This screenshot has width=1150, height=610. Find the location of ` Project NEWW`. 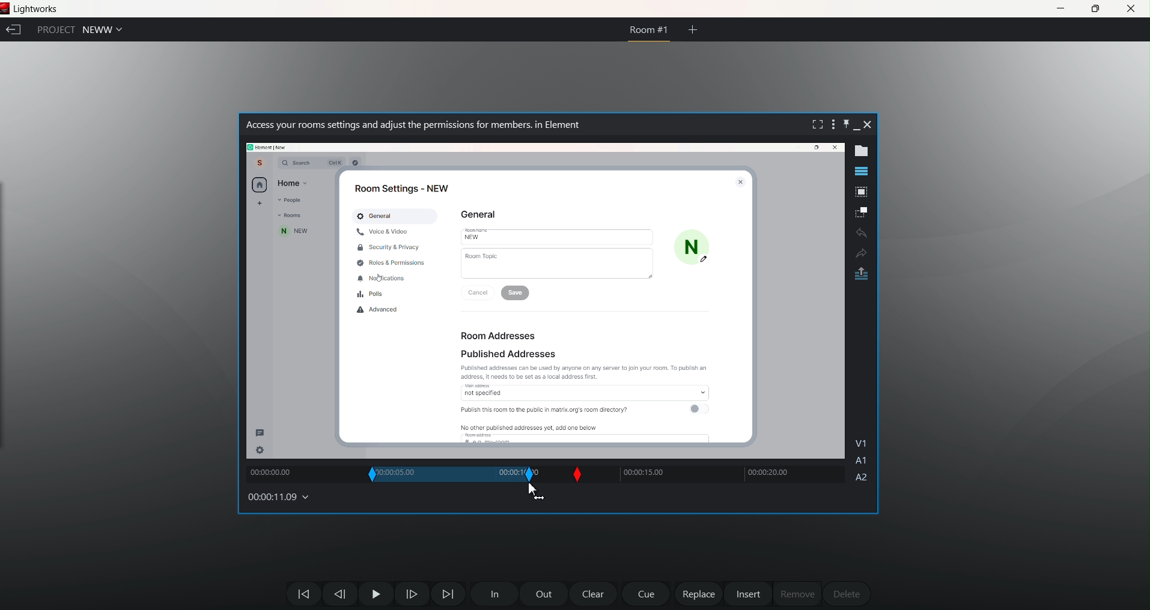

 Project NEWW is located at coordinates (81, 31).